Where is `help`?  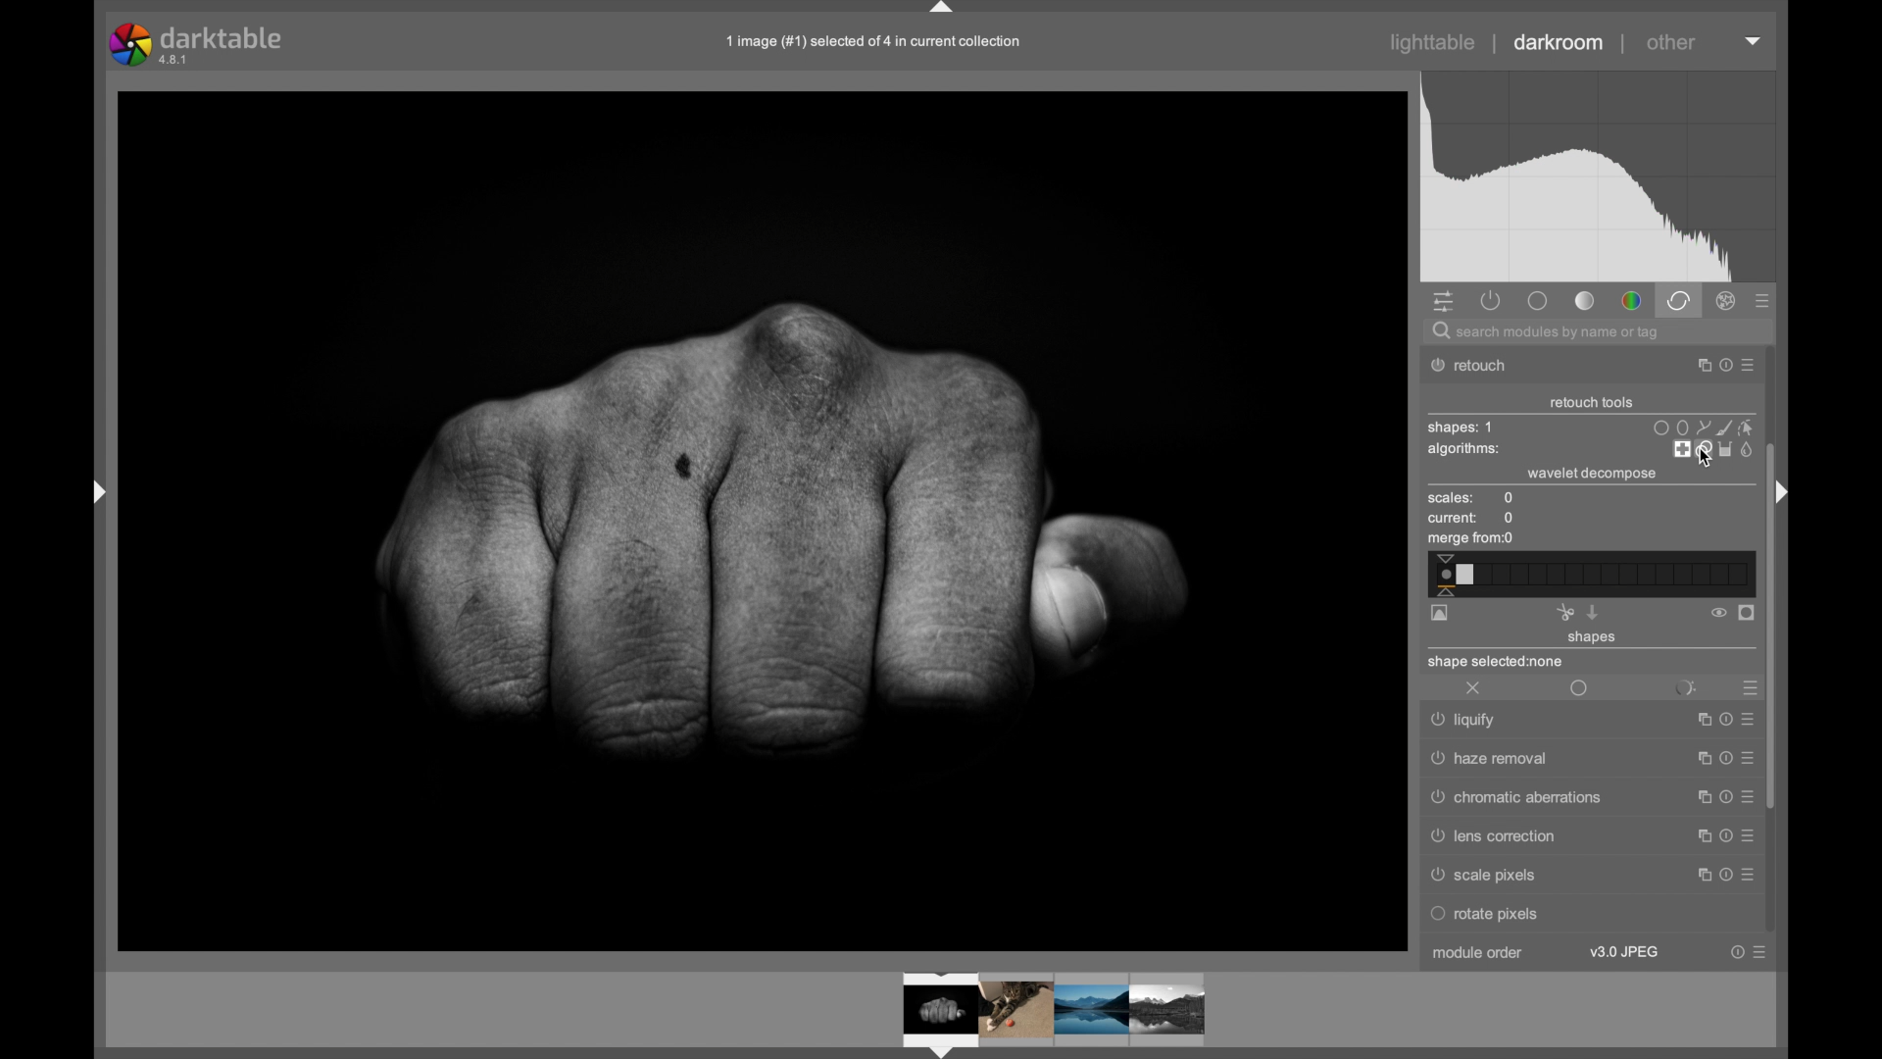
help is located at coordinates (1721, 875).